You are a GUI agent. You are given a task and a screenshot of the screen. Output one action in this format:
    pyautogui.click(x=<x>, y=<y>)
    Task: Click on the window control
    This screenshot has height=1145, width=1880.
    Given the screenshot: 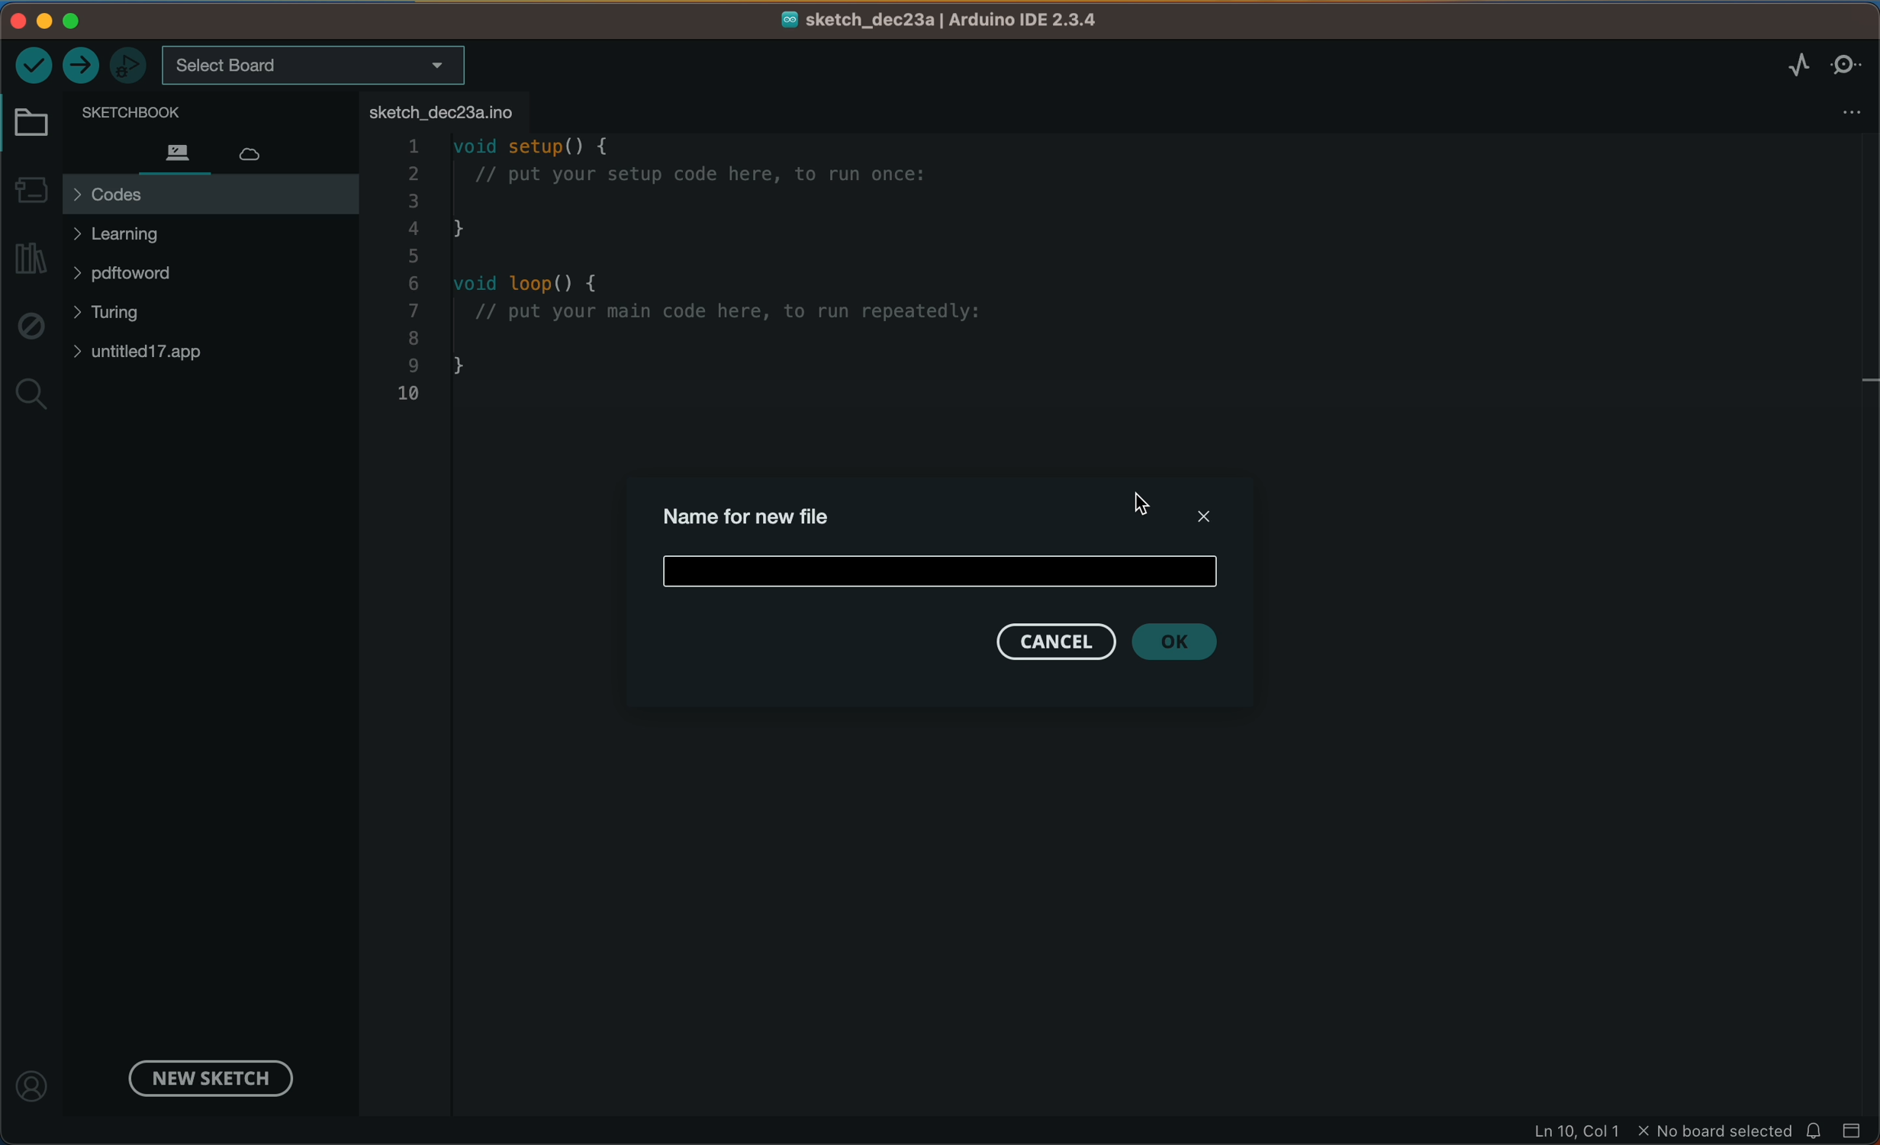 What is the action you would take?
    pyautogui.click(x=66, y=21)
    